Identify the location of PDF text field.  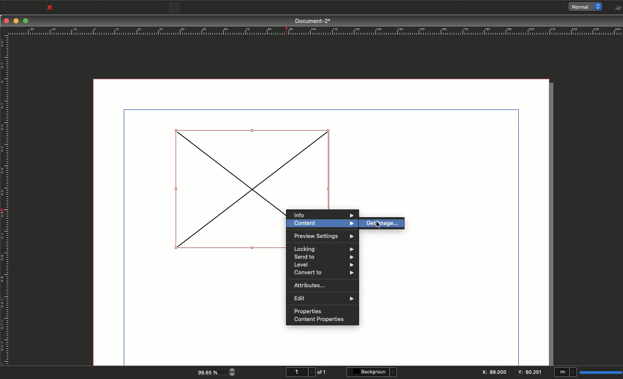
(502, 8).